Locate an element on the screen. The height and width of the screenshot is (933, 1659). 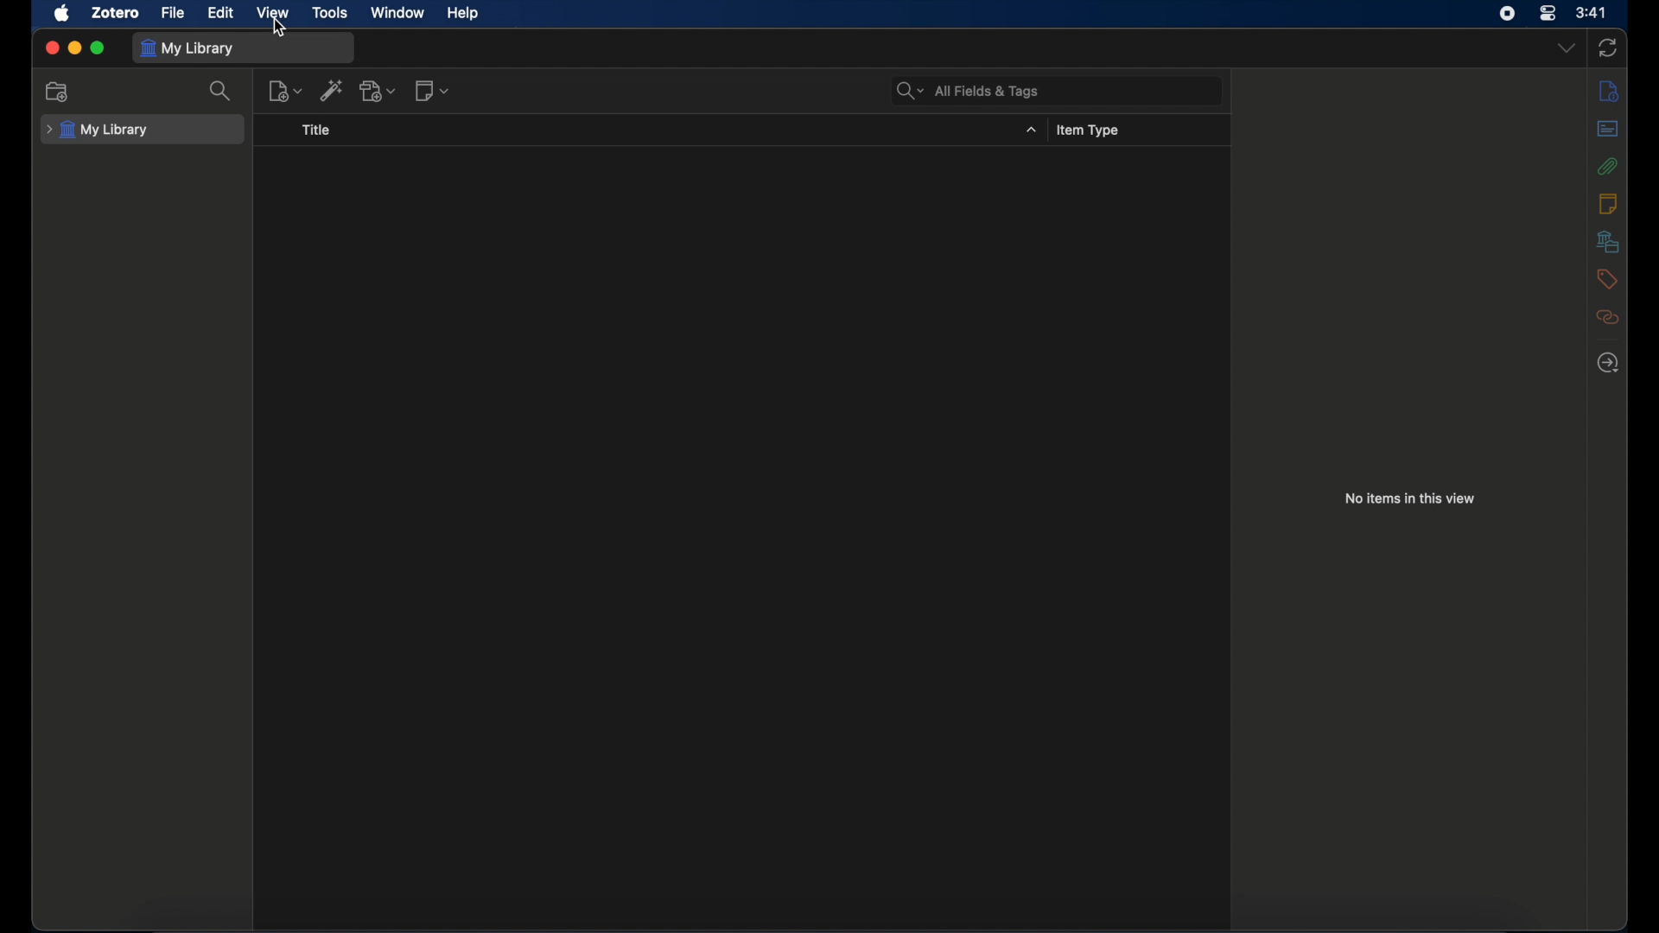
file is located at coordinates (173, 14).